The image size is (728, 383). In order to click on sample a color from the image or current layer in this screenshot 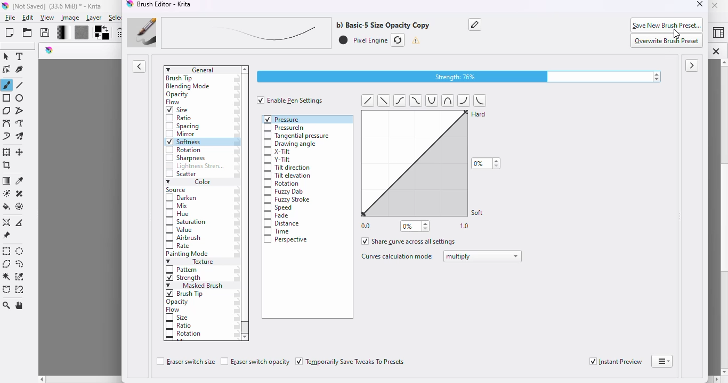, I will do `click(20, 180)`.